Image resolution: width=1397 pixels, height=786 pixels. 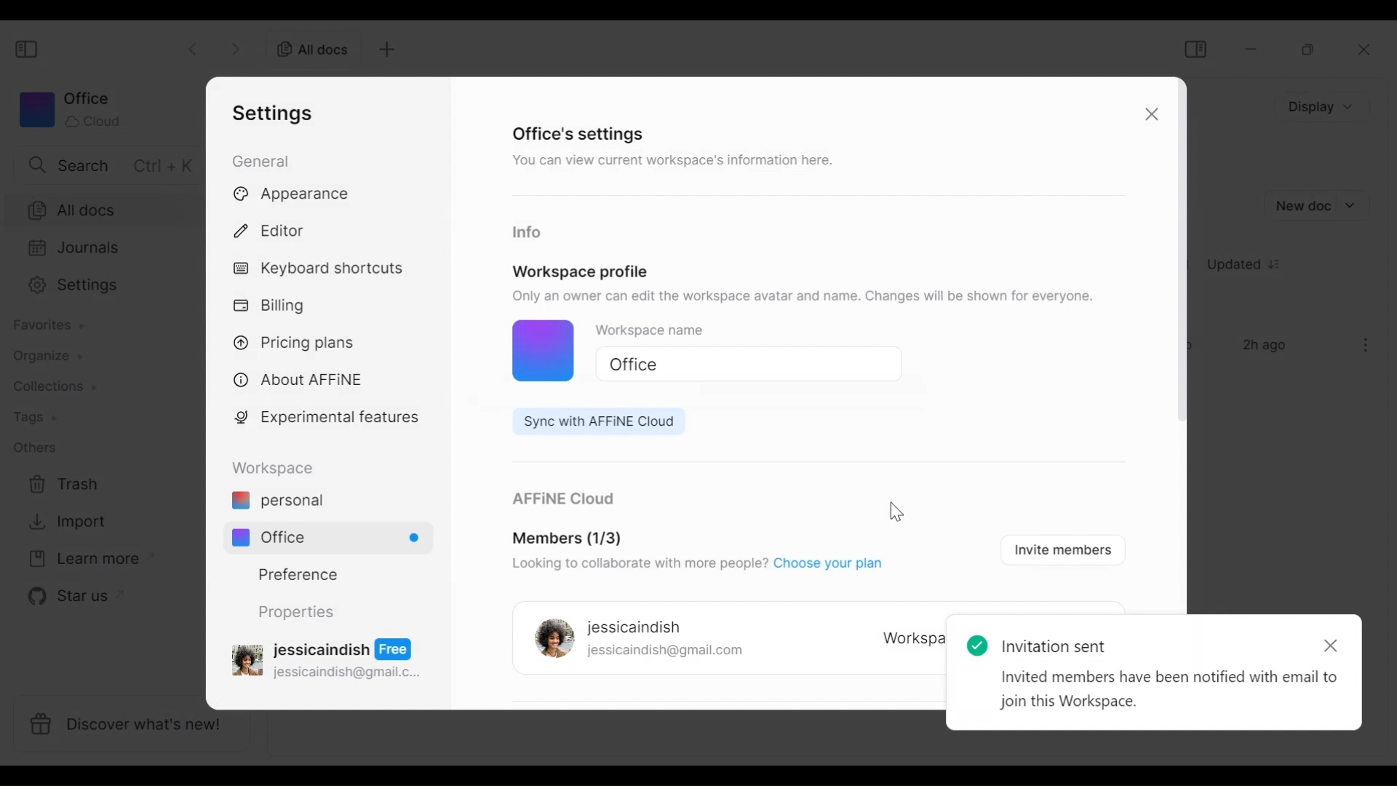 I want to click on General, so click(x=263, y=160).